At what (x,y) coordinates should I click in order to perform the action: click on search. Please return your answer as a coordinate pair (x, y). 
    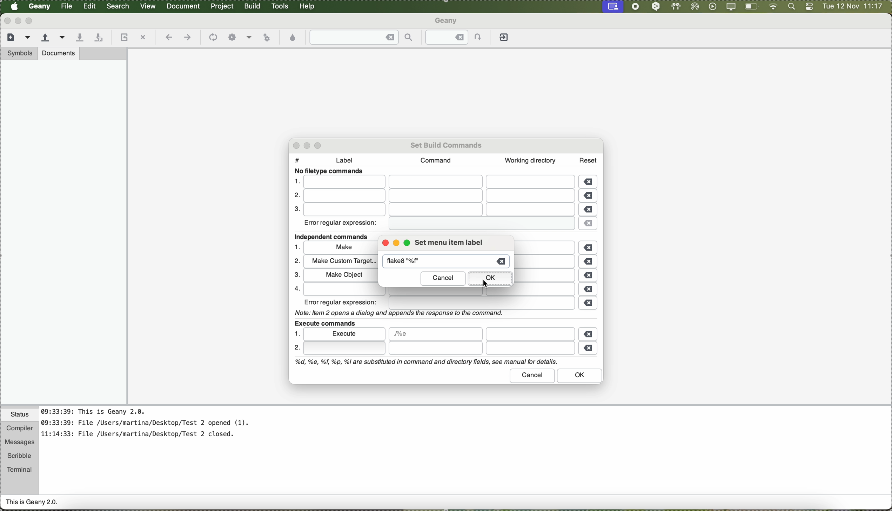
    Looking at the image, I should click on (119, 6).